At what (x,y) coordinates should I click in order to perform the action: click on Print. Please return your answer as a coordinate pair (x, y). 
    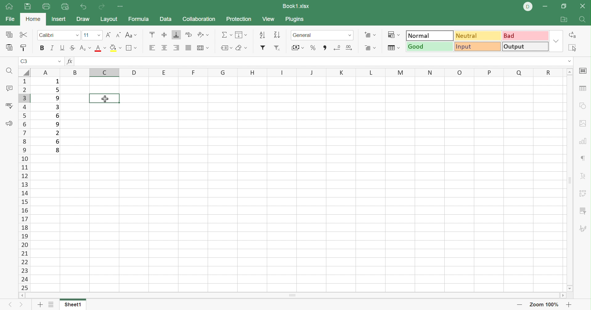
    Looking at the image, I should click on (47, 6).